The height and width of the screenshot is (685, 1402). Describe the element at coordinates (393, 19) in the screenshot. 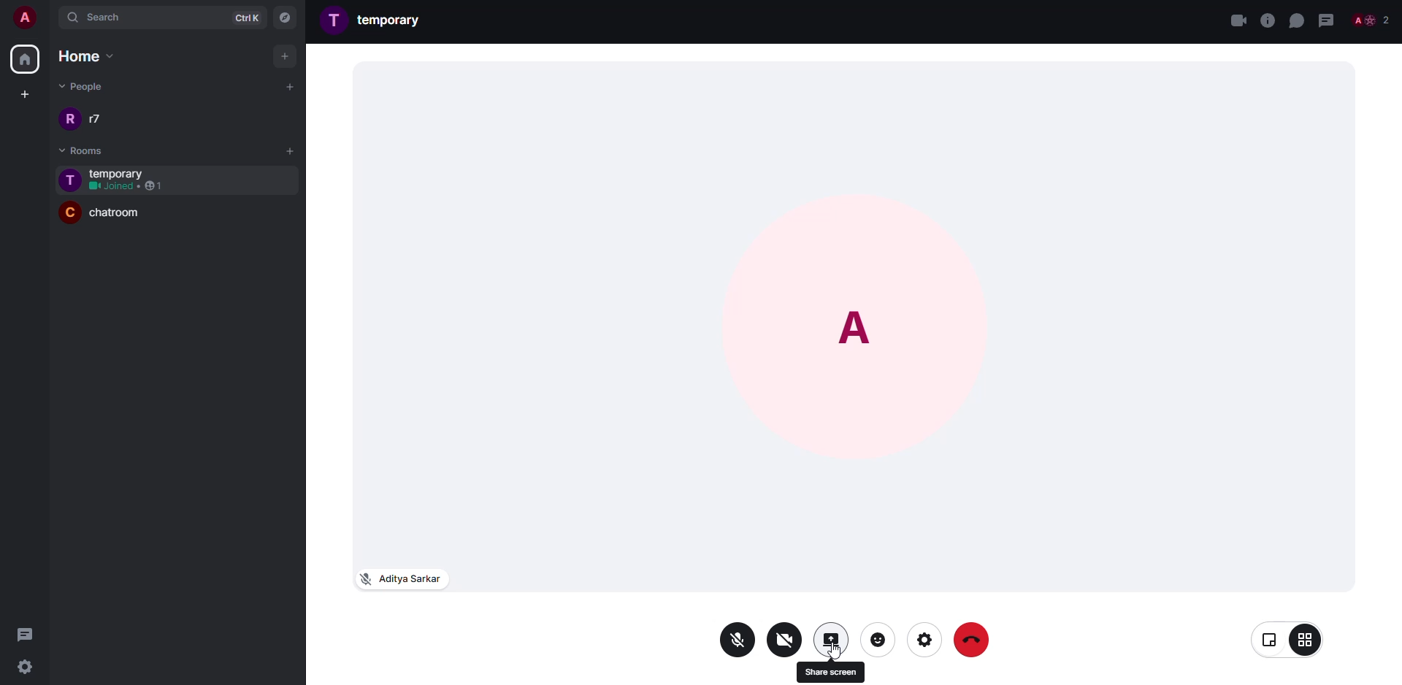

I see `room` at that location.